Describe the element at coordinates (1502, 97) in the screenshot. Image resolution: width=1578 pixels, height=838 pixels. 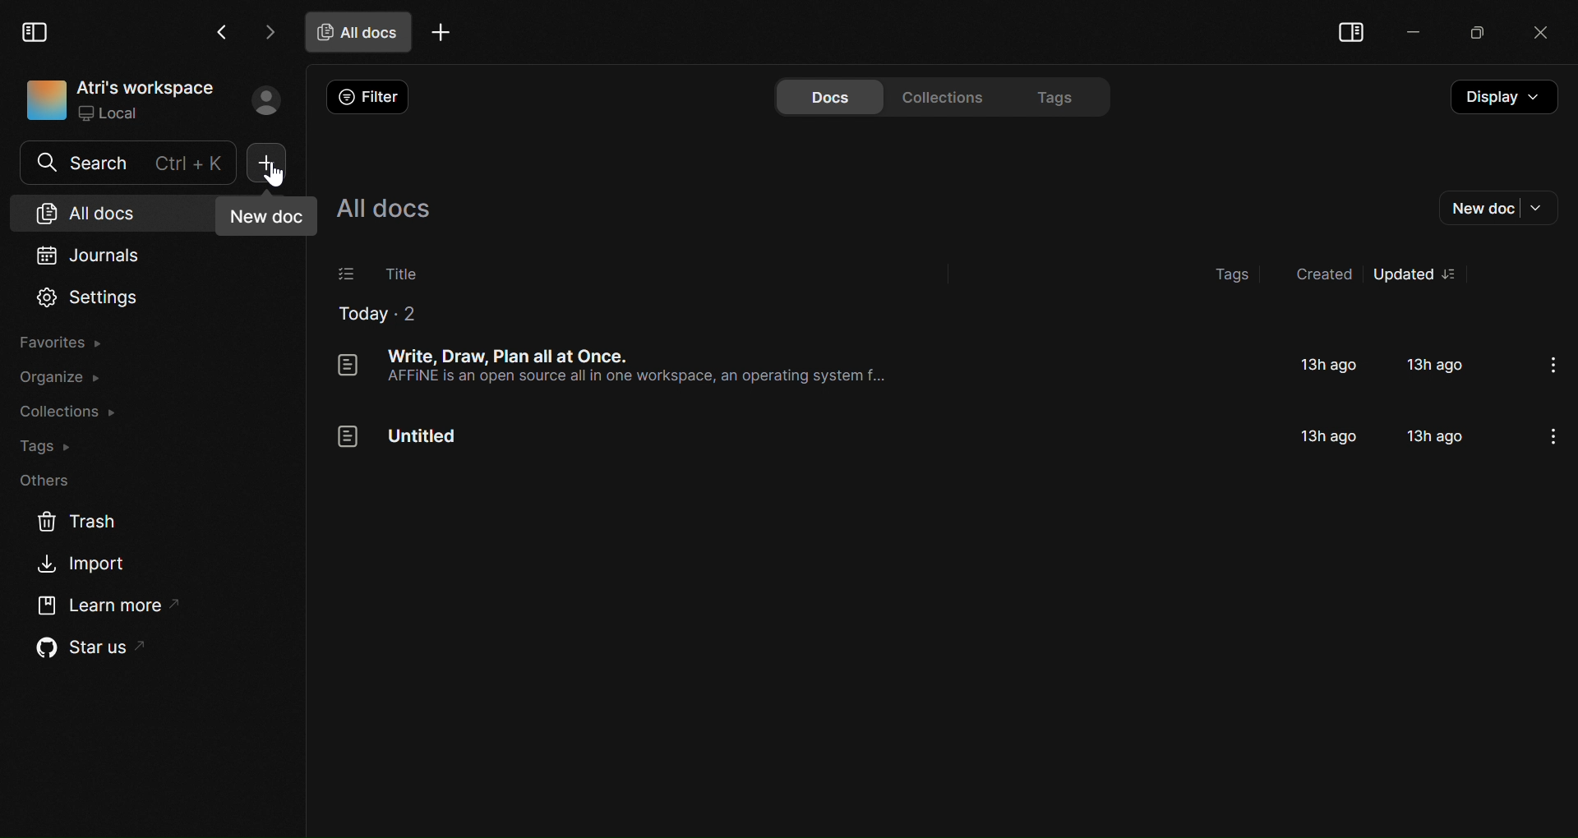
I see `Display` at that location.